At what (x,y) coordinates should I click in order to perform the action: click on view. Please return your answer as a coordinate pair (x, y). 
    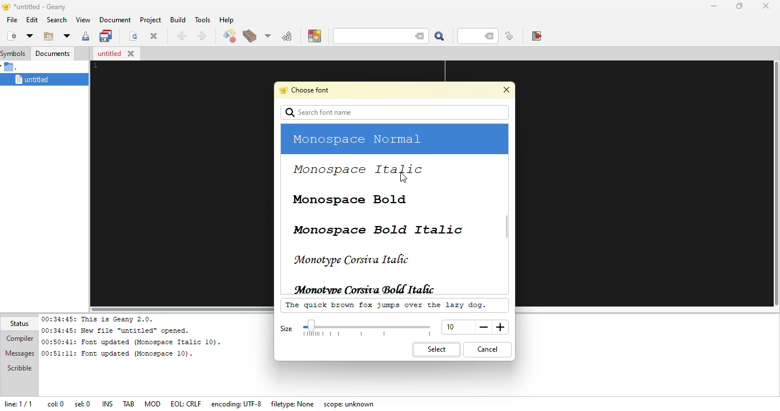
    Looking at the image, I should click on (85, 19).